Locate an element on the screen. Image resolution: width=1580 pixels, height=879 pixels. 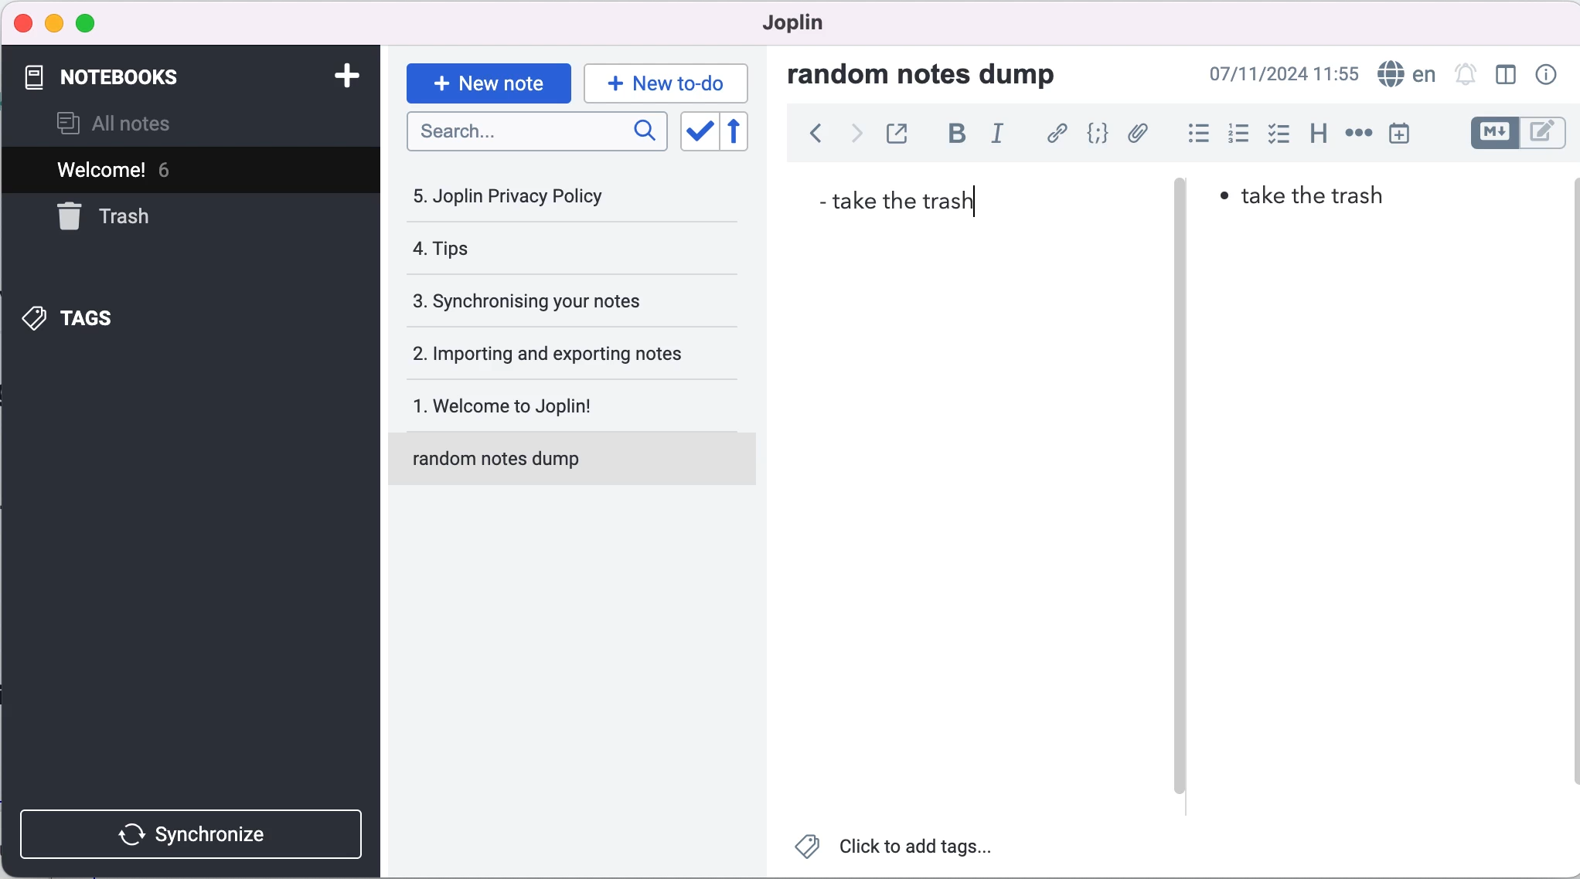
bold is located at coordinates (952, 137).